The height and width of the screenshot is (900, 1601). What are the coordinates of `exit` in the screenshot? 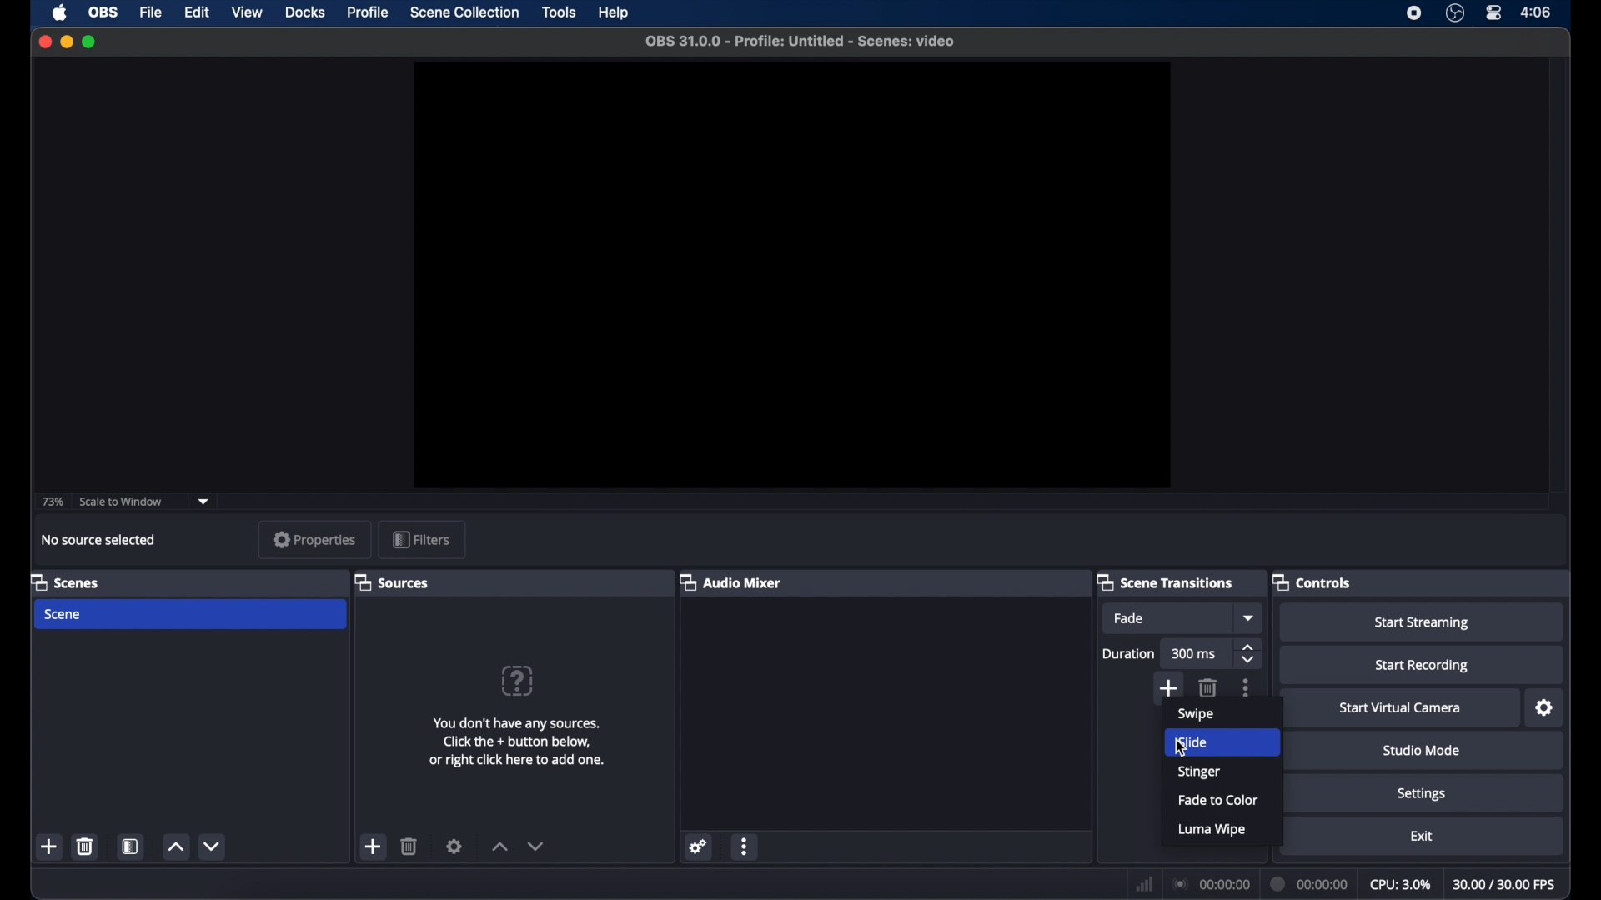 It's located at (1422, 836).